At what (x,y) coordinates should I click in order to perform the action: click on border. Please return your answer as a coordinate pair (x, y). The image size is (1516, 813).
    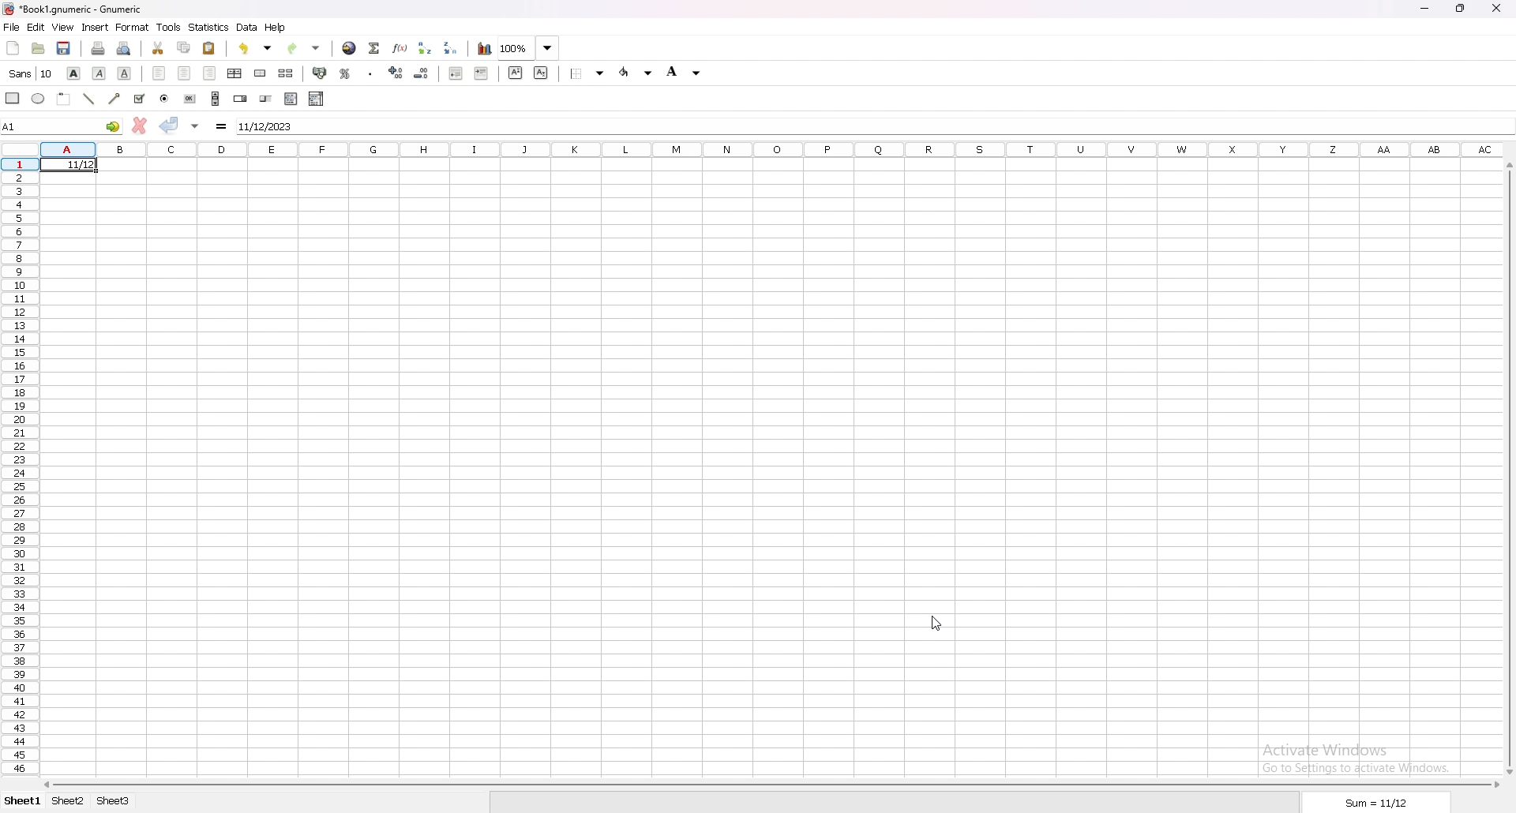
    Looking at the image, I should click on (587, 74).